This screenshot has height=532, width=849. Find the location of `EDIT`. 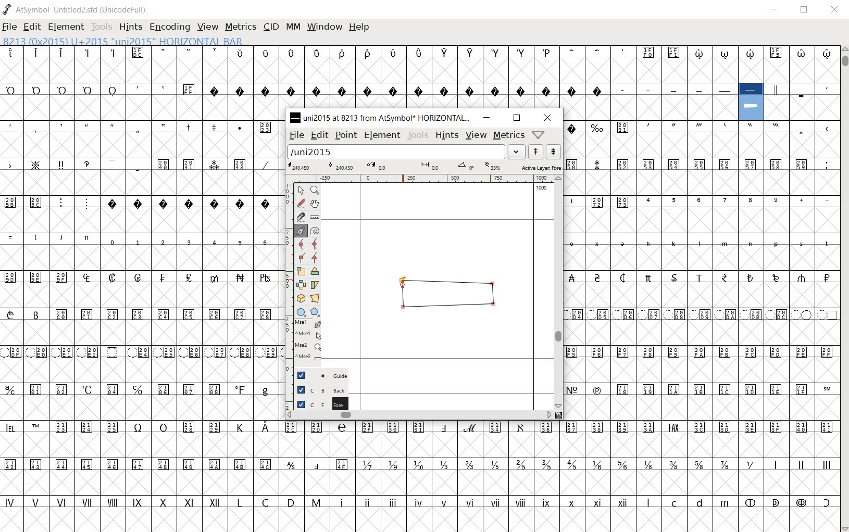

EDIT is located at coordinates (32, 27).